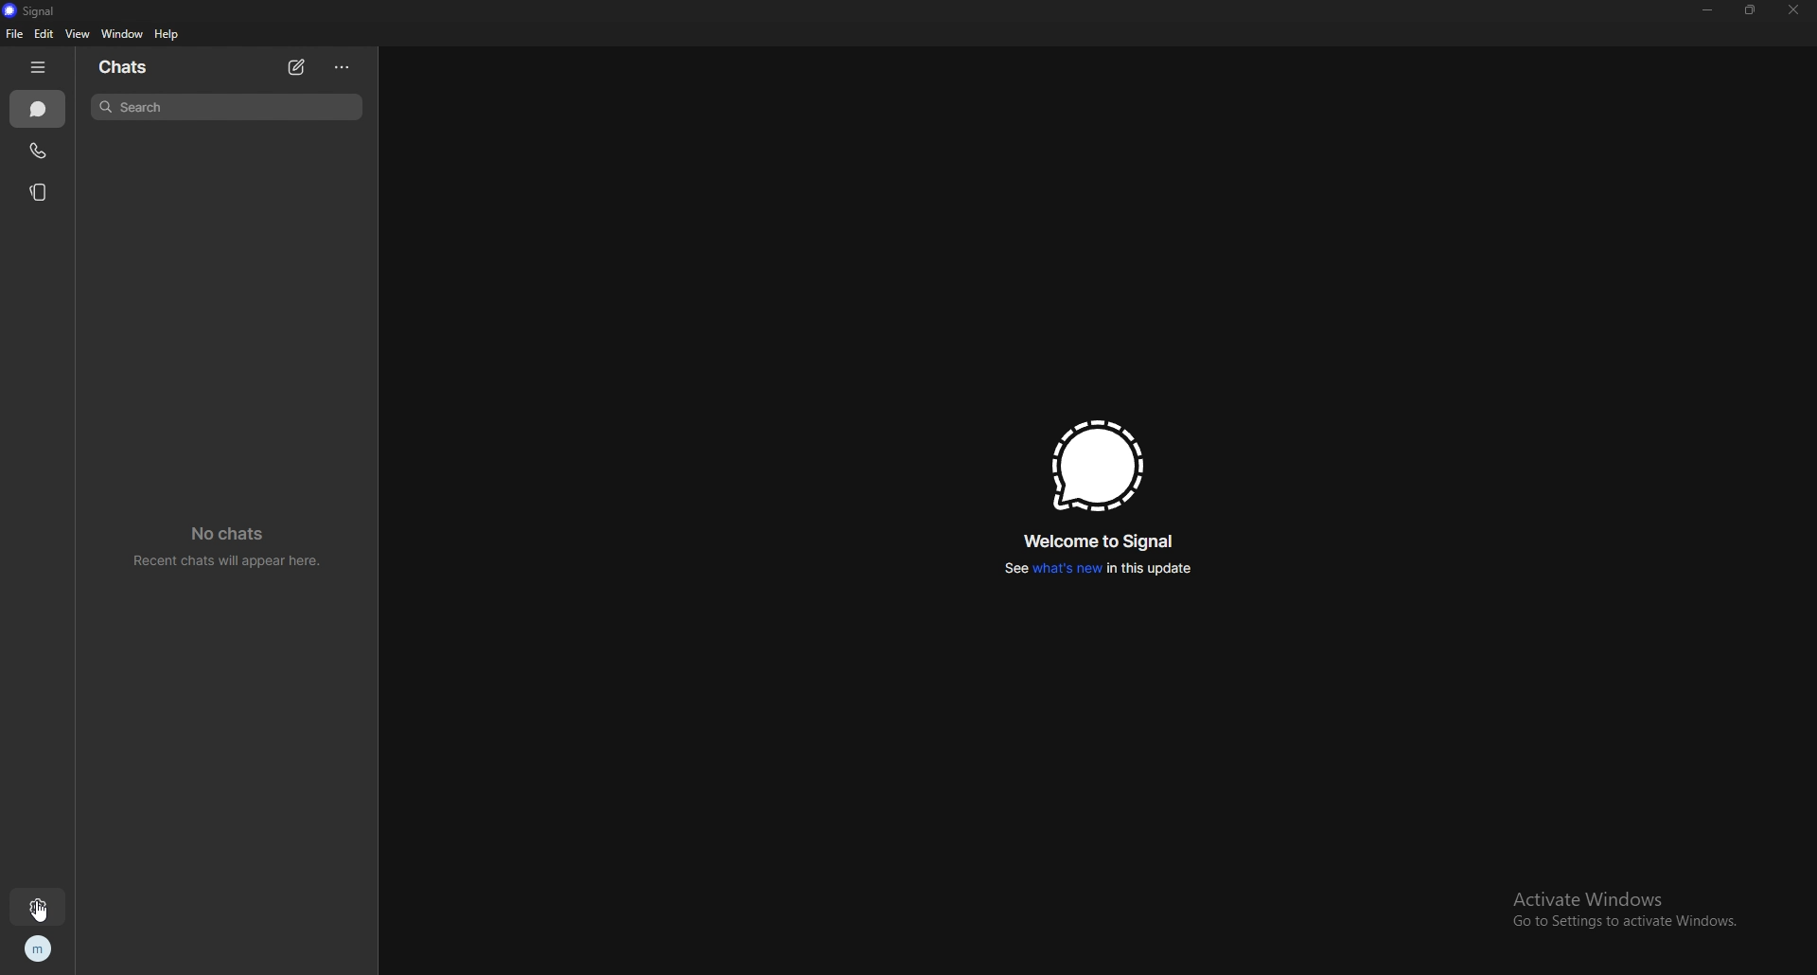  What do you see at coordinates (38, 950) in the screenshot?
I see `profile` at bounding box center [38, 950].